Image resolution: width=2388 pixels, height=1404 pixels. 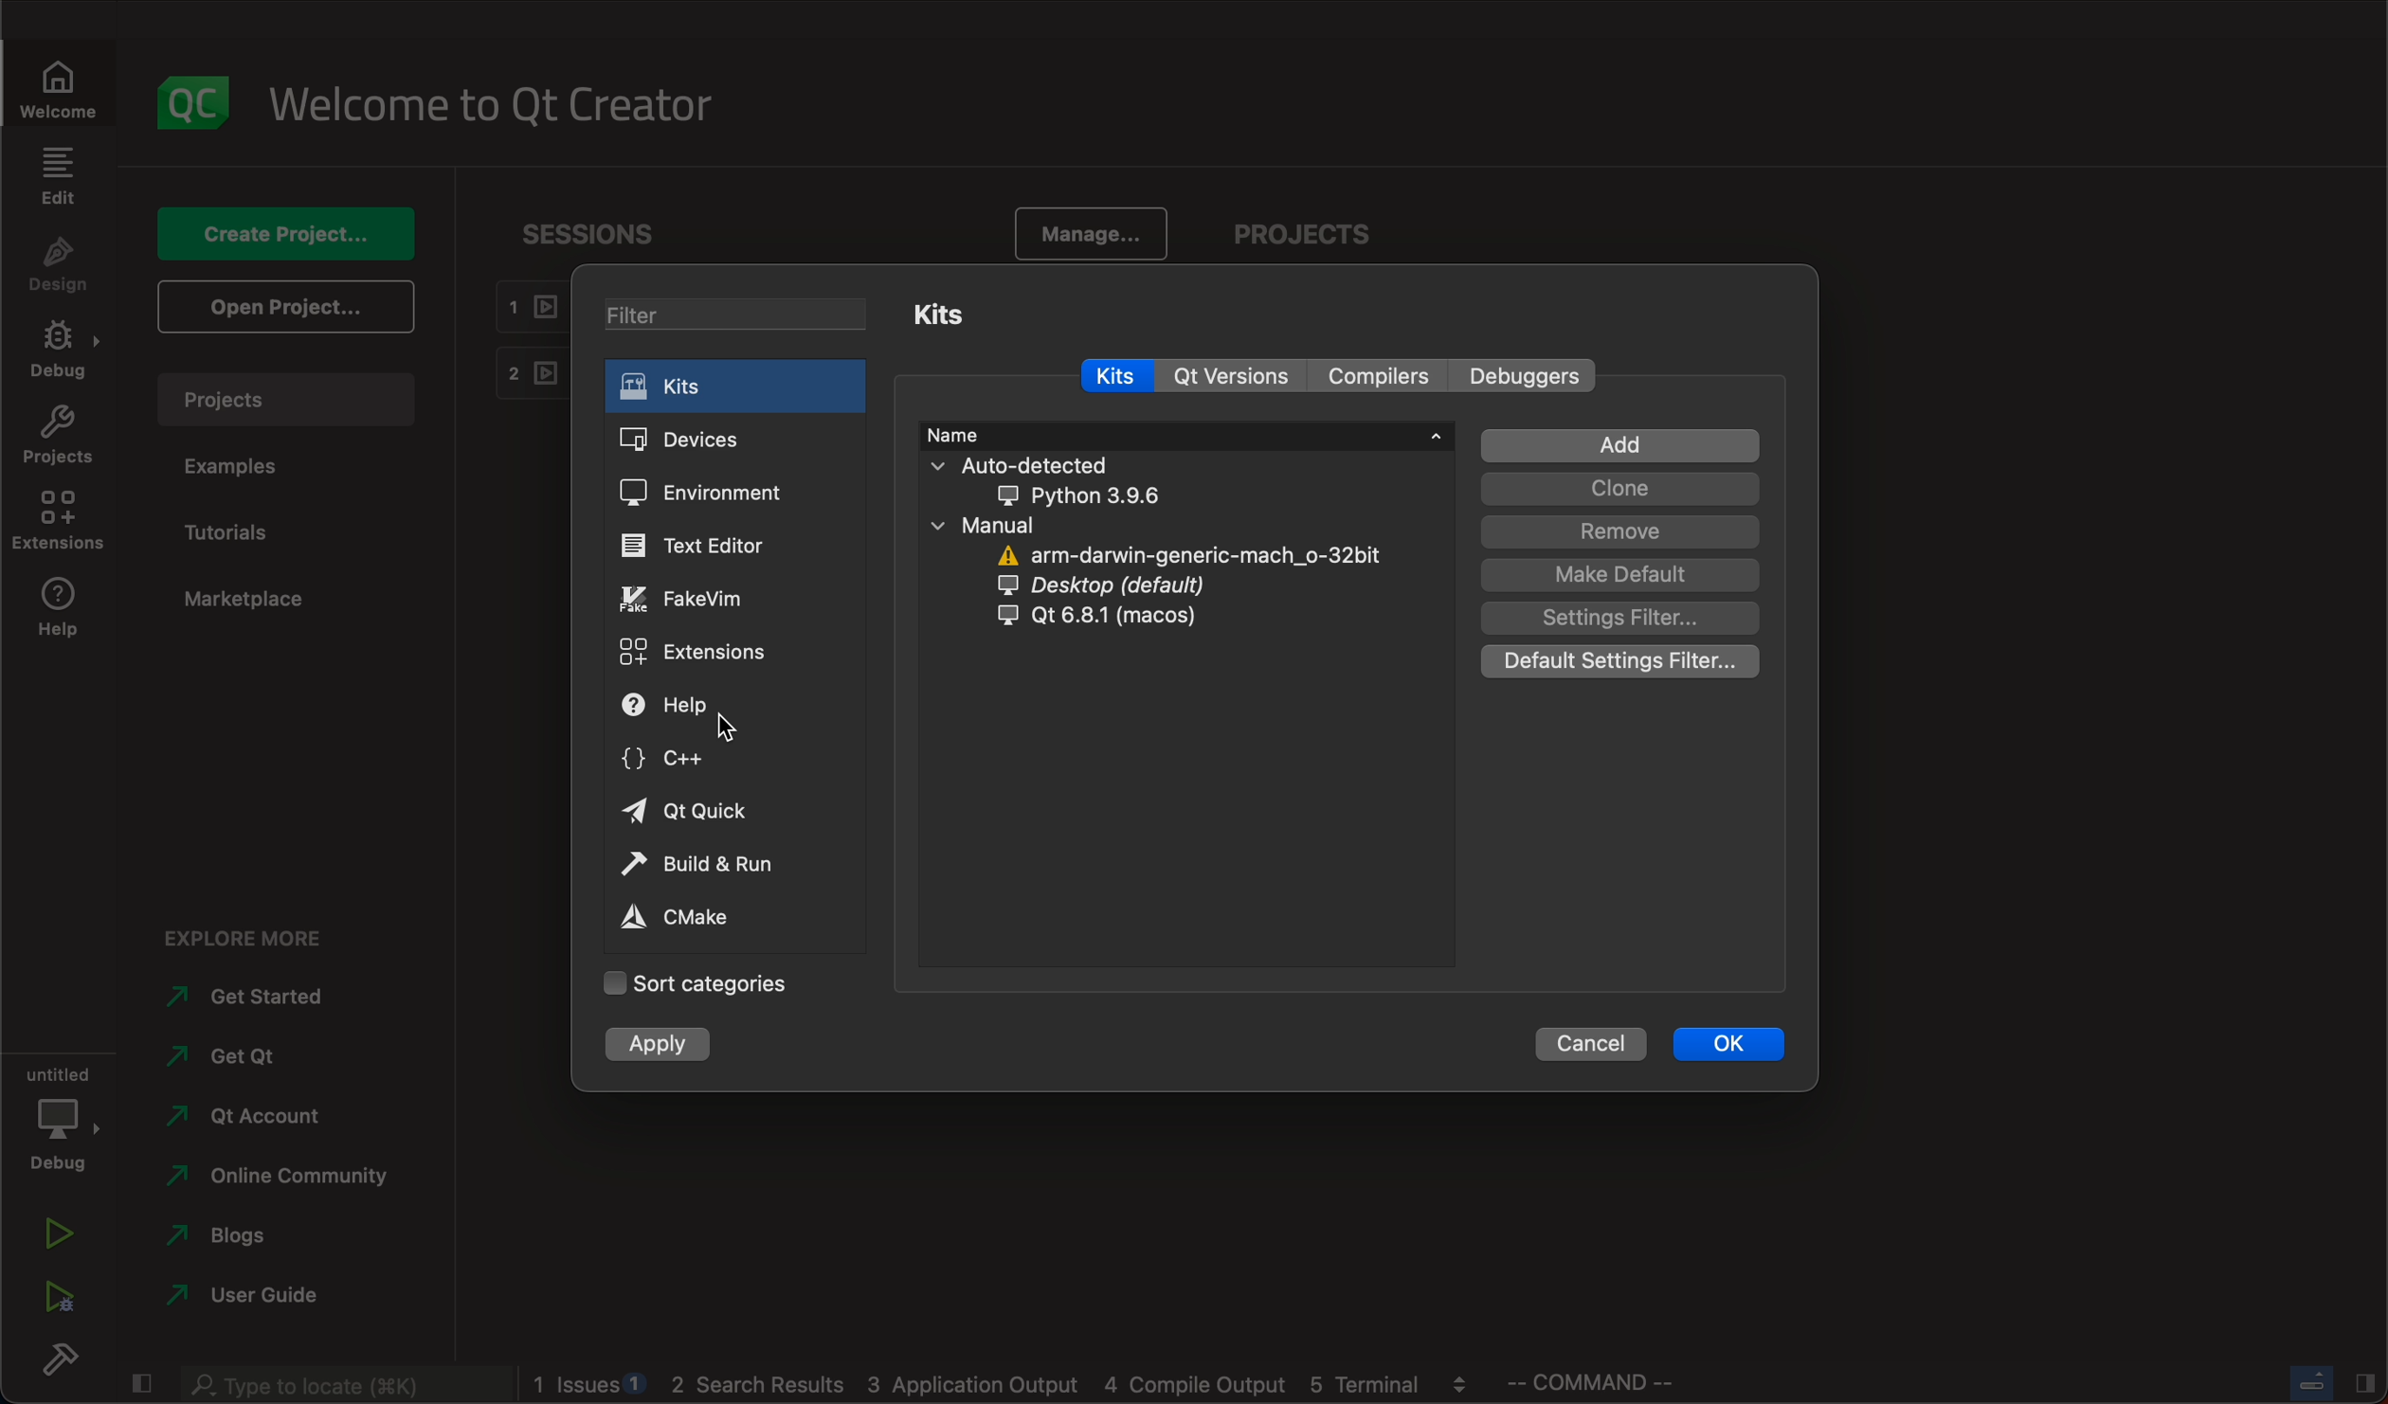 What do you see at coordinates (1619, 1383) in the screenshot?
I see `command` at bounding box center [1619, 1383].